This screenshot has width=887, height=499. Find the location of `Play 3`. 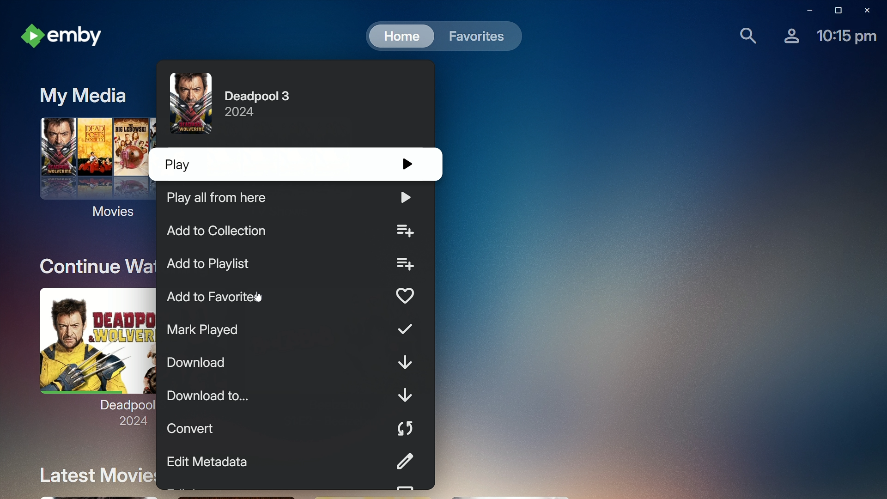

Play 3 is located at coordinates (289, 163).